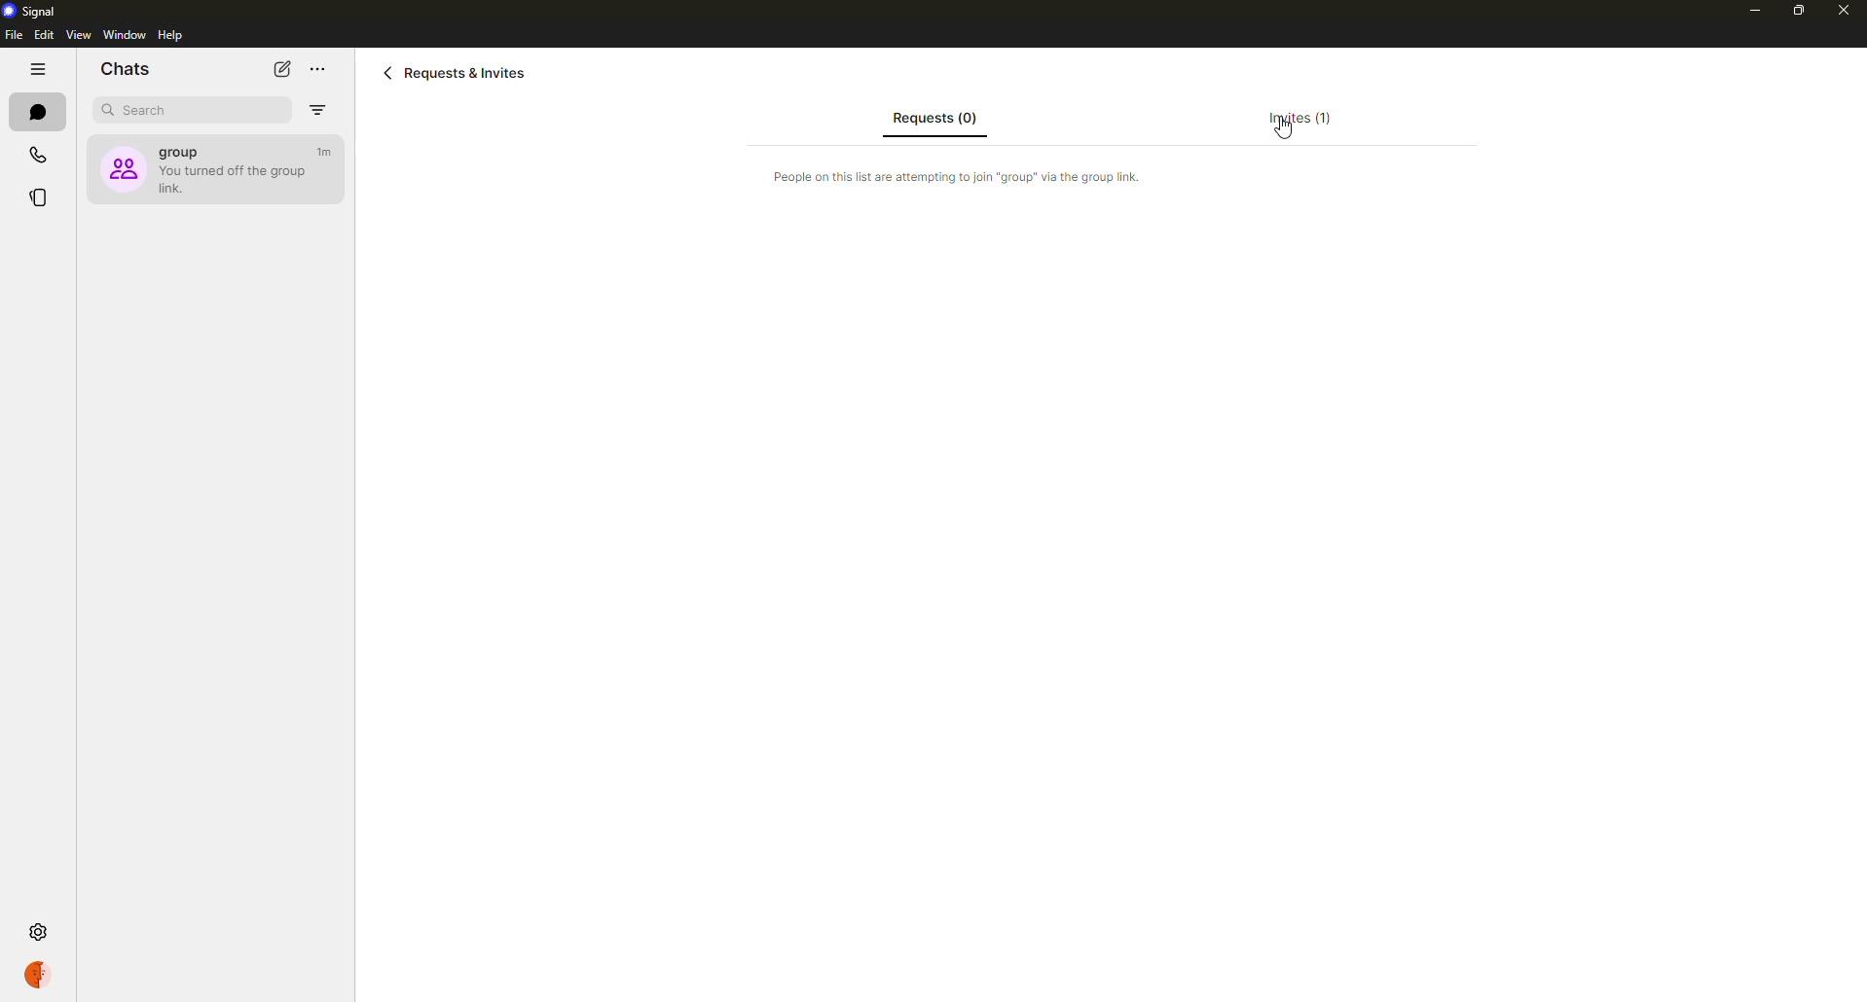 The image size is (1867, 1002). What do you see at coordinates (318, 110) in the screenshot?
I see `filter` at bounding box center [318, 110].